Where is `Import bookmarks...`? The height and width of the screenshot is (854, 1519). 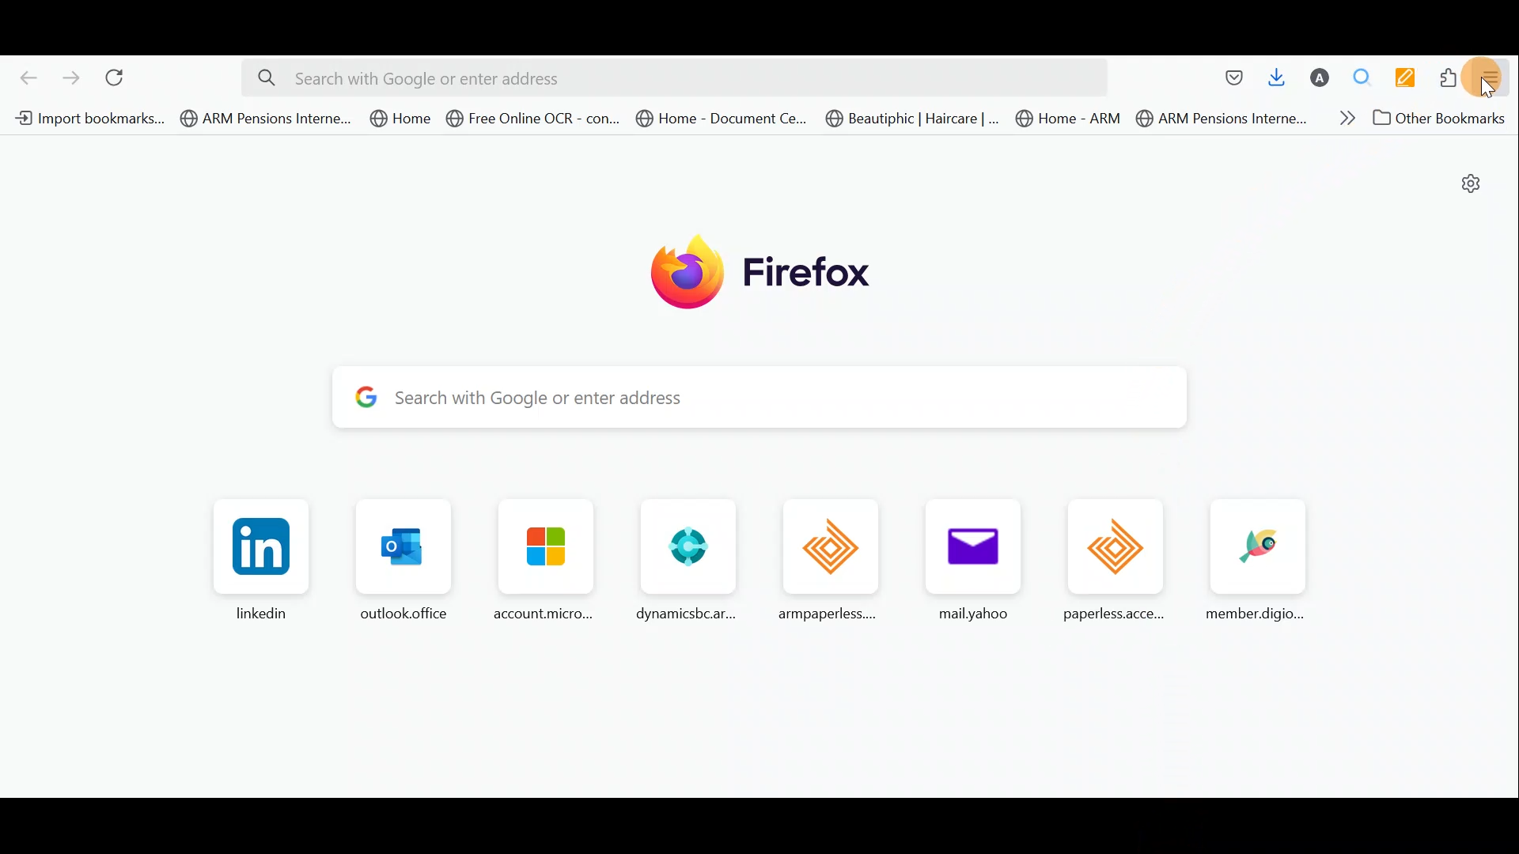 Import bookmarks... is located at coordinates (87, 118).